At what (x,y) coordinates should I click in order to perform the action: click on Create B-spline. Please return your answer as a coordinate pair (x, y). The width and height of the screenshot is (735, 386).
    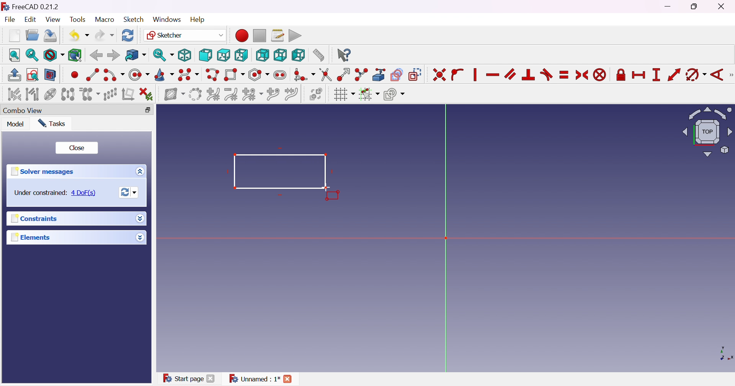
    Looking at the image, I should click on (188, 75).